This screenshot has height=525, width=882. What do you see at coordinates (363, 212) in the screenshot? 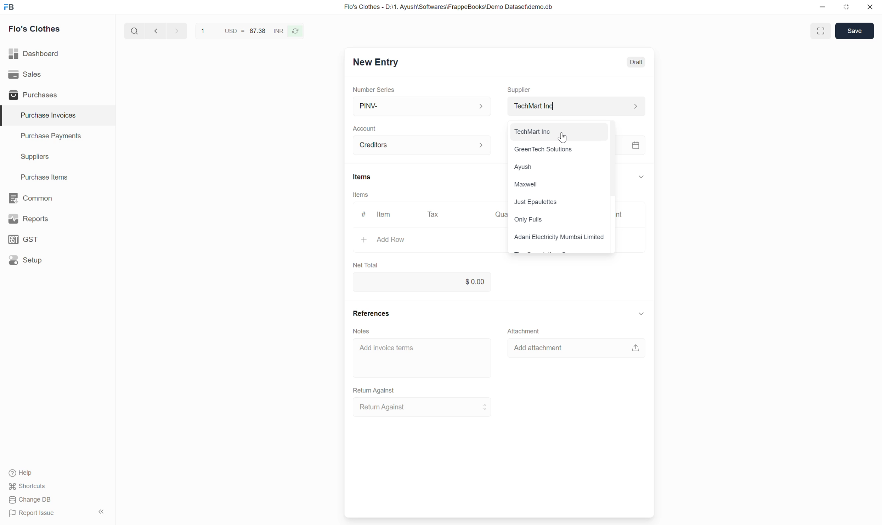
I see `#` at bounding box center [363, 212].